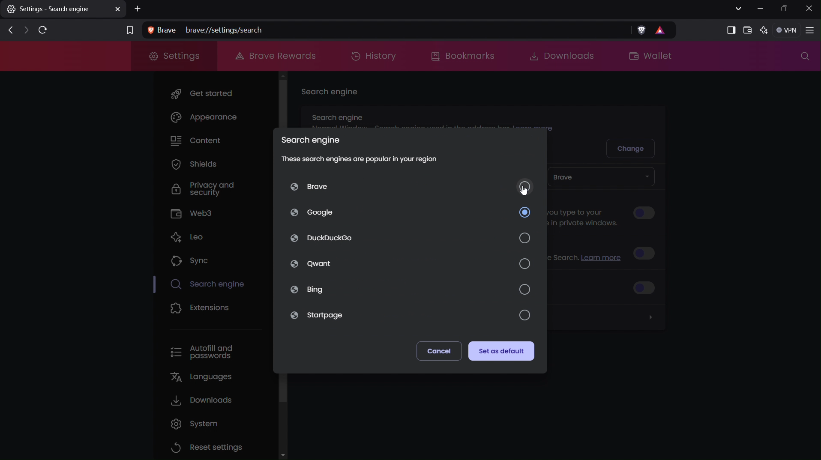  I want to click on Refresh, so click(42, 30).